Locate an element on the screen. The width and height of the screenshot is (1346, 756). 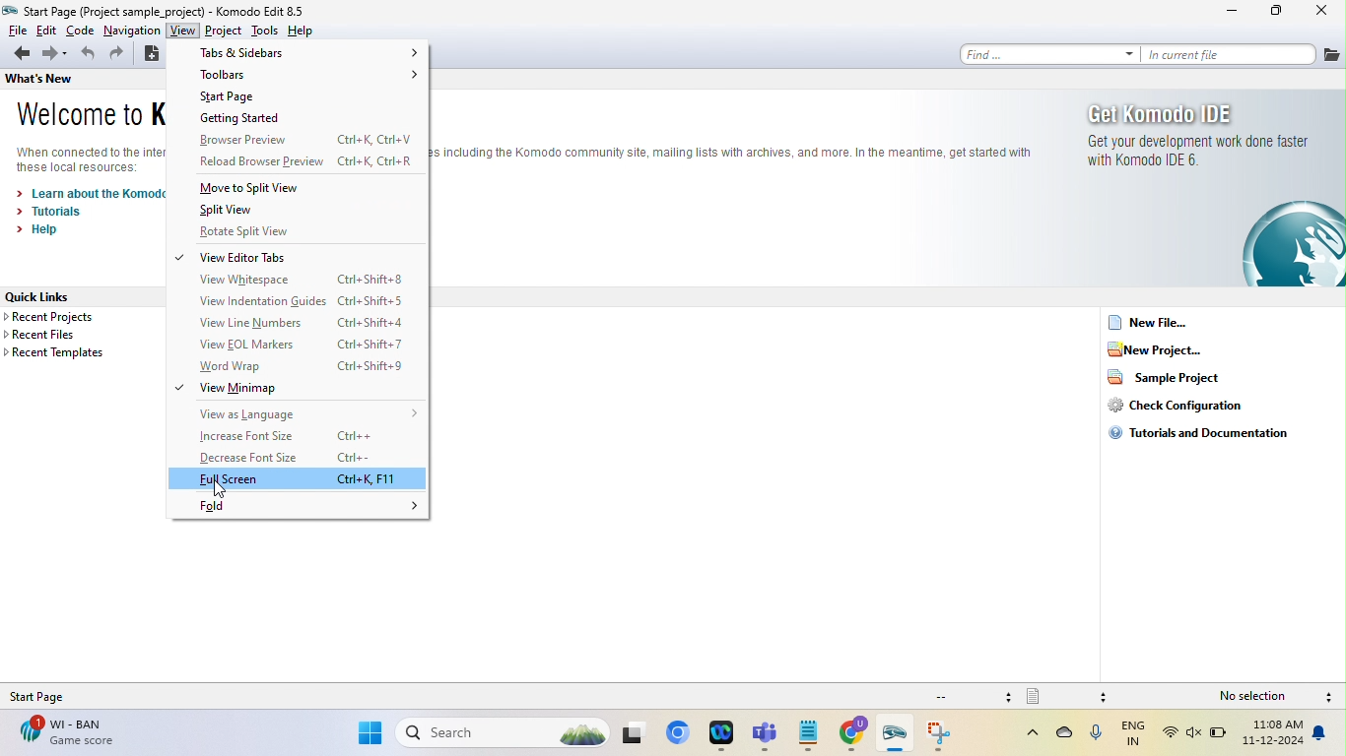
date and time is located at coordinates (1273, 735).